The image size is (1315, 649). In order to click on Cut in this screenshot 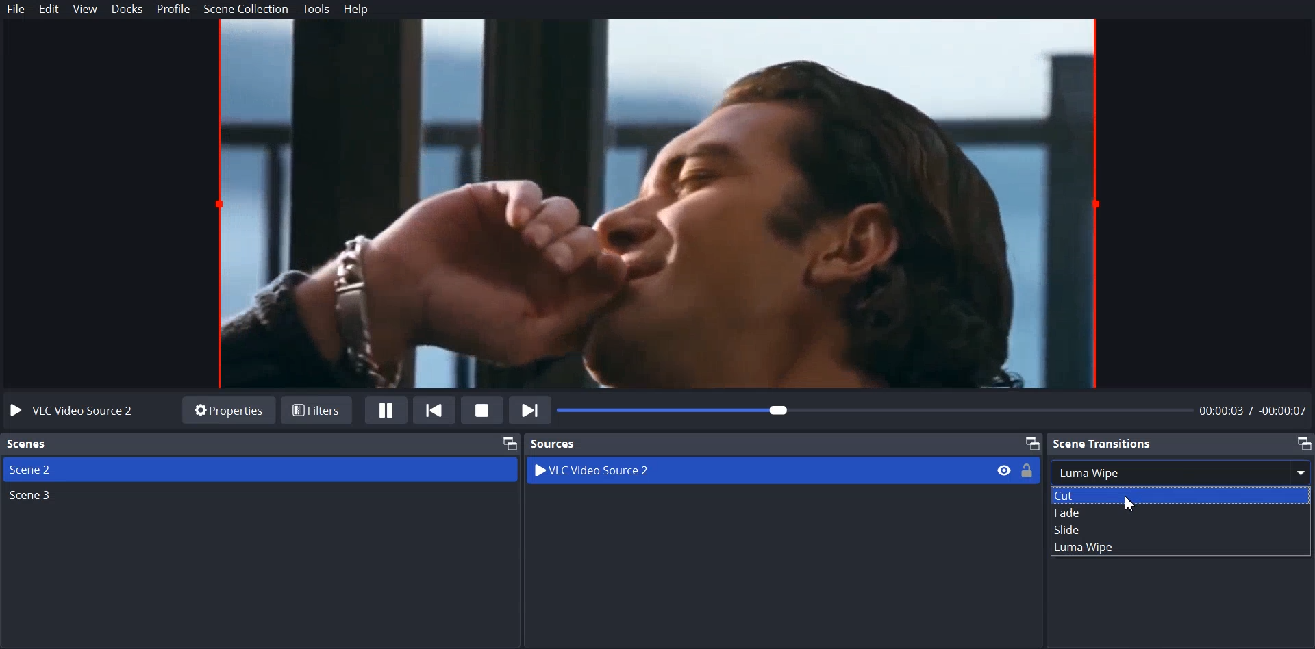, I will do `click(1179, 495)`.